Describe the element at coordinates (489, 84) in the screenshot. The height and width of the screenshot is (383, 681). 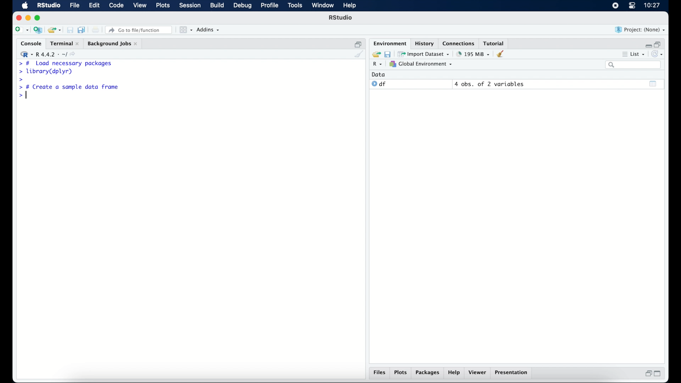
I see `4 obs, of 2 variables` at that location.